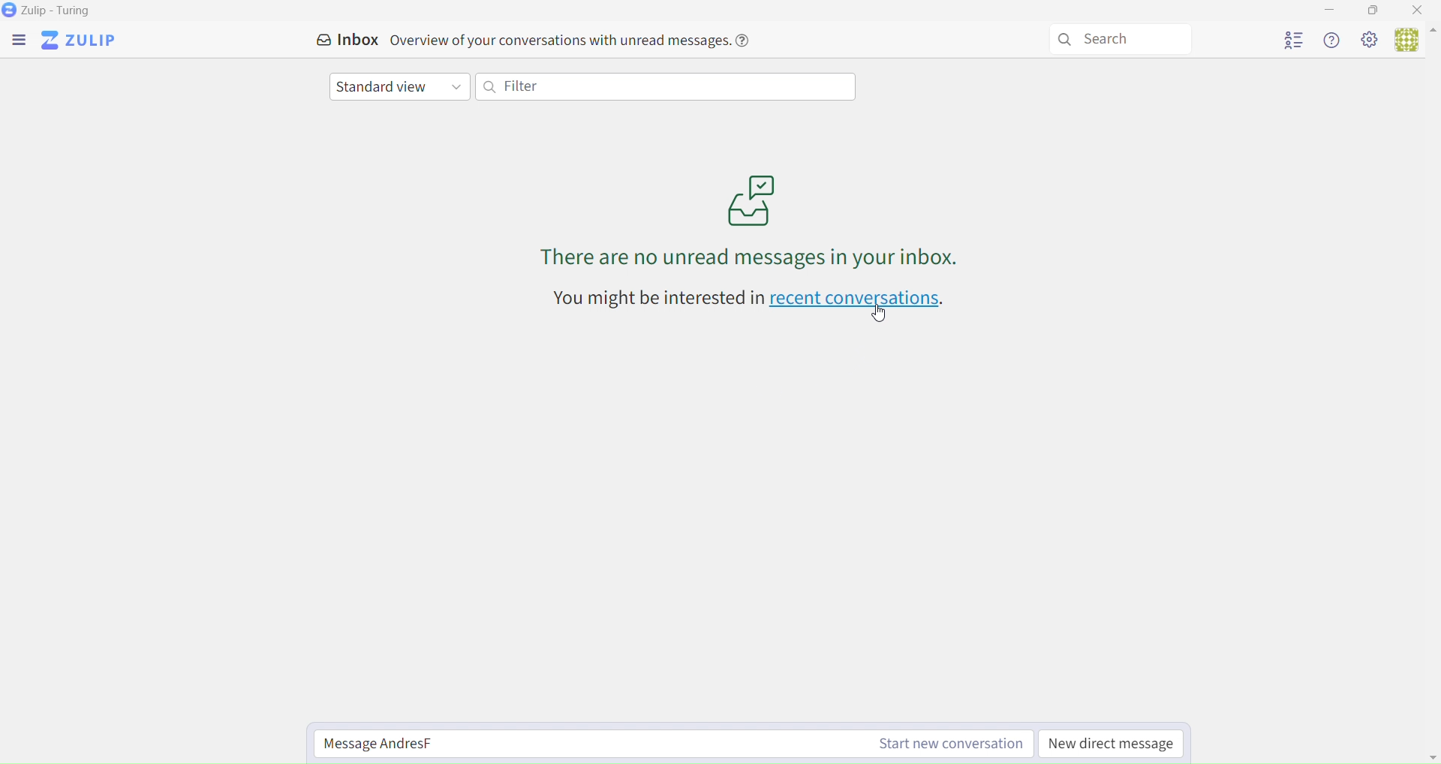  What do you see at coordinates (1420, 12) in the screenshot?
I see `Close` at bounding box center [1420, 12].